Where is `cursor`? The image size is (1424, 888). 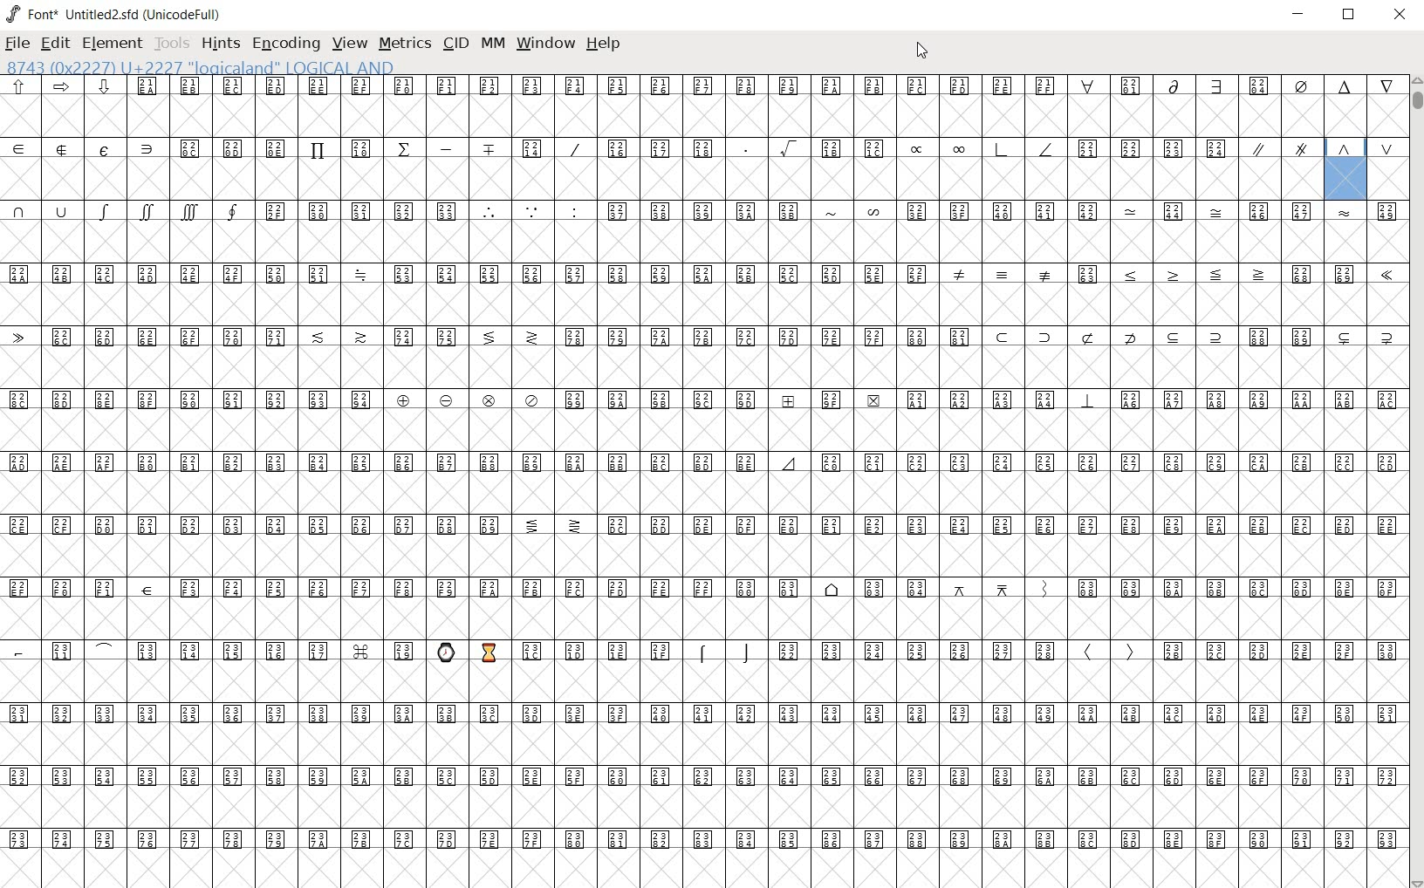 cursor is located at coordinates (921, 52).